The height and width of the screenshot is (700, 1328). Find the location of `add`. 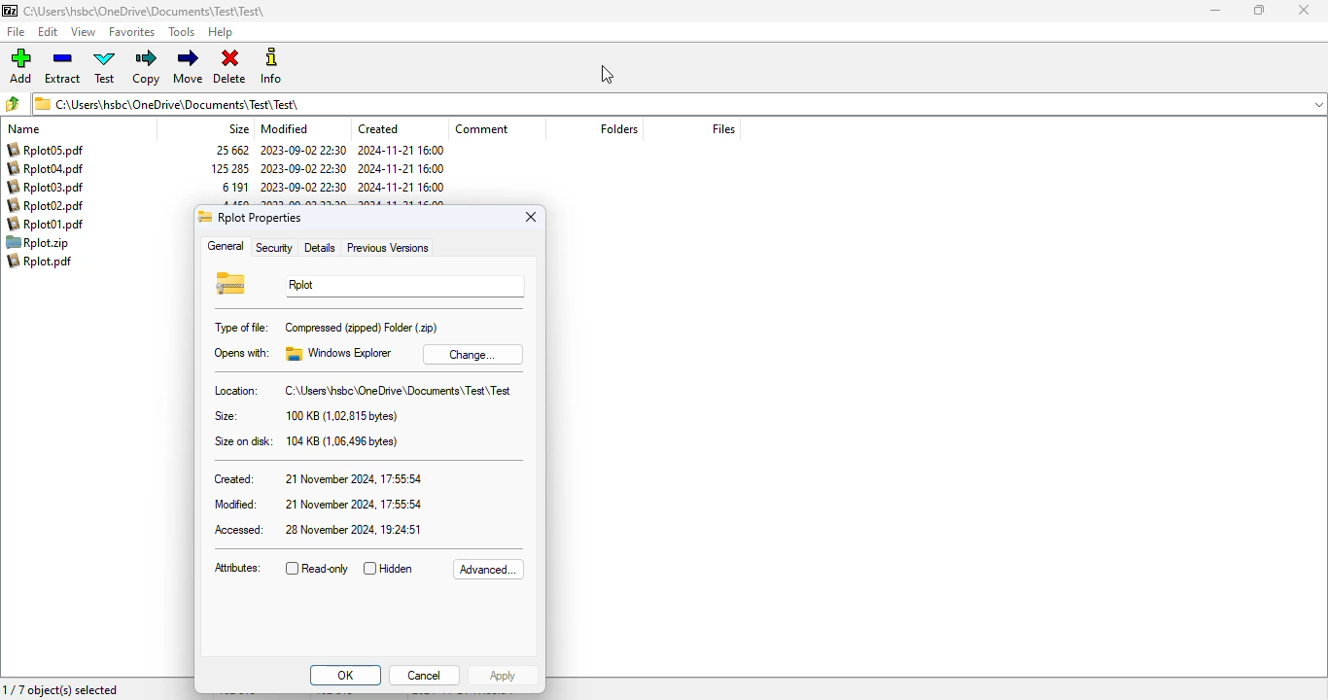

add is located at coordinates (21, 65).